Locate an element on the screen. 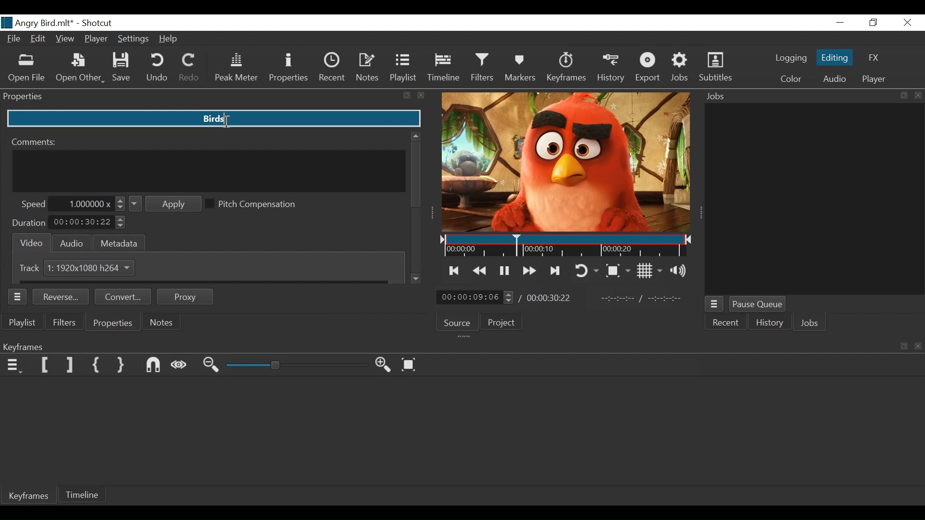 This screenshot has height=520, width=925. Close is located at coordinates (906, 22).